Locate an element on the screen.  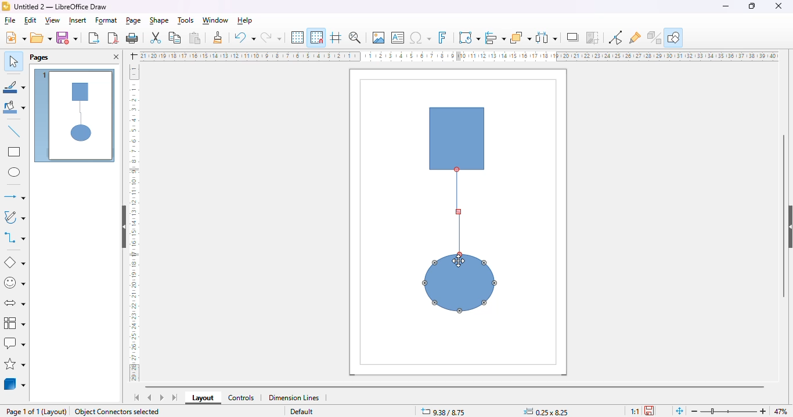
helplines while moving is located at coordinates (336, 38).